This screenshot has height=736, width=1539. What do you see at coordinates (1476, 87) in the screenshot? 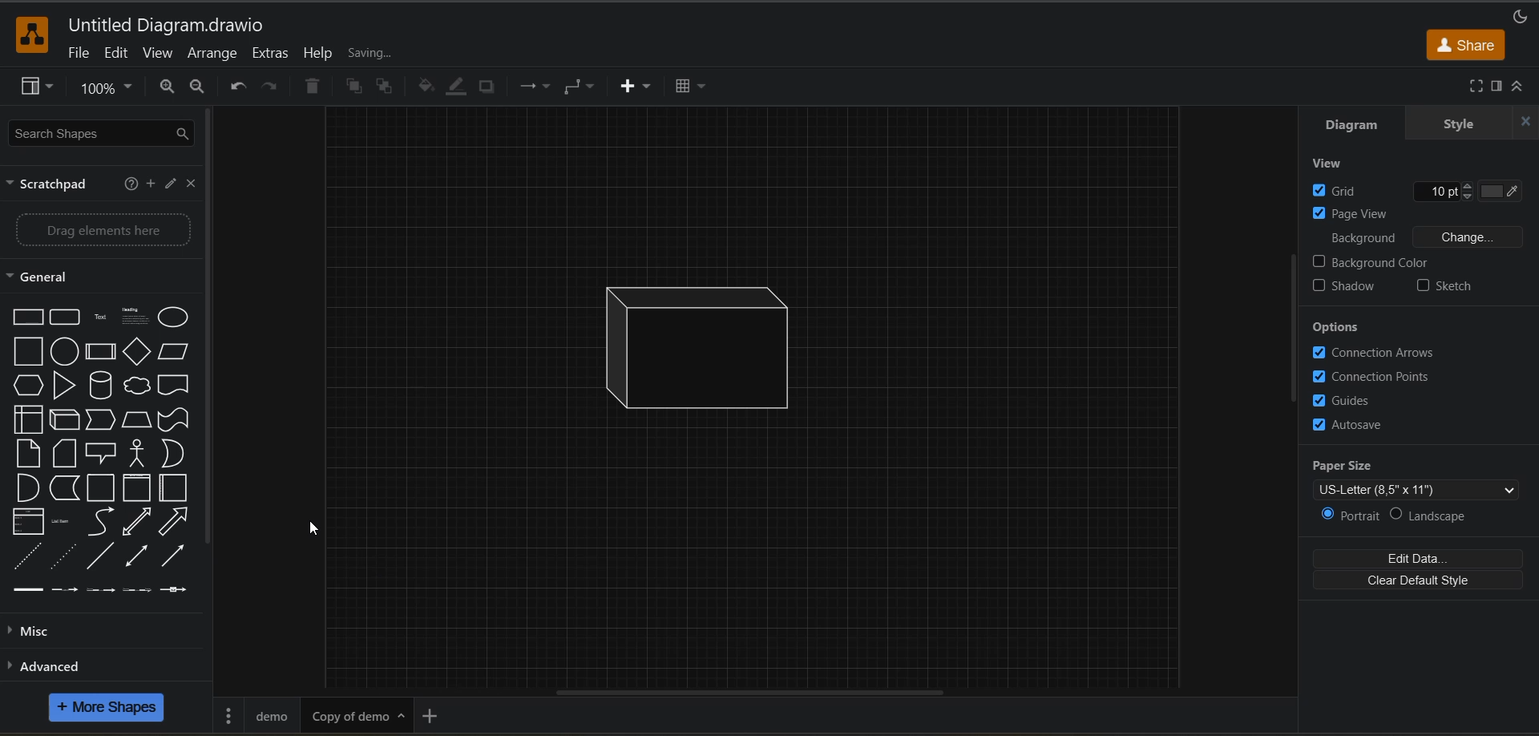
I see `fullscreen` at bounding box center [1476, 87].